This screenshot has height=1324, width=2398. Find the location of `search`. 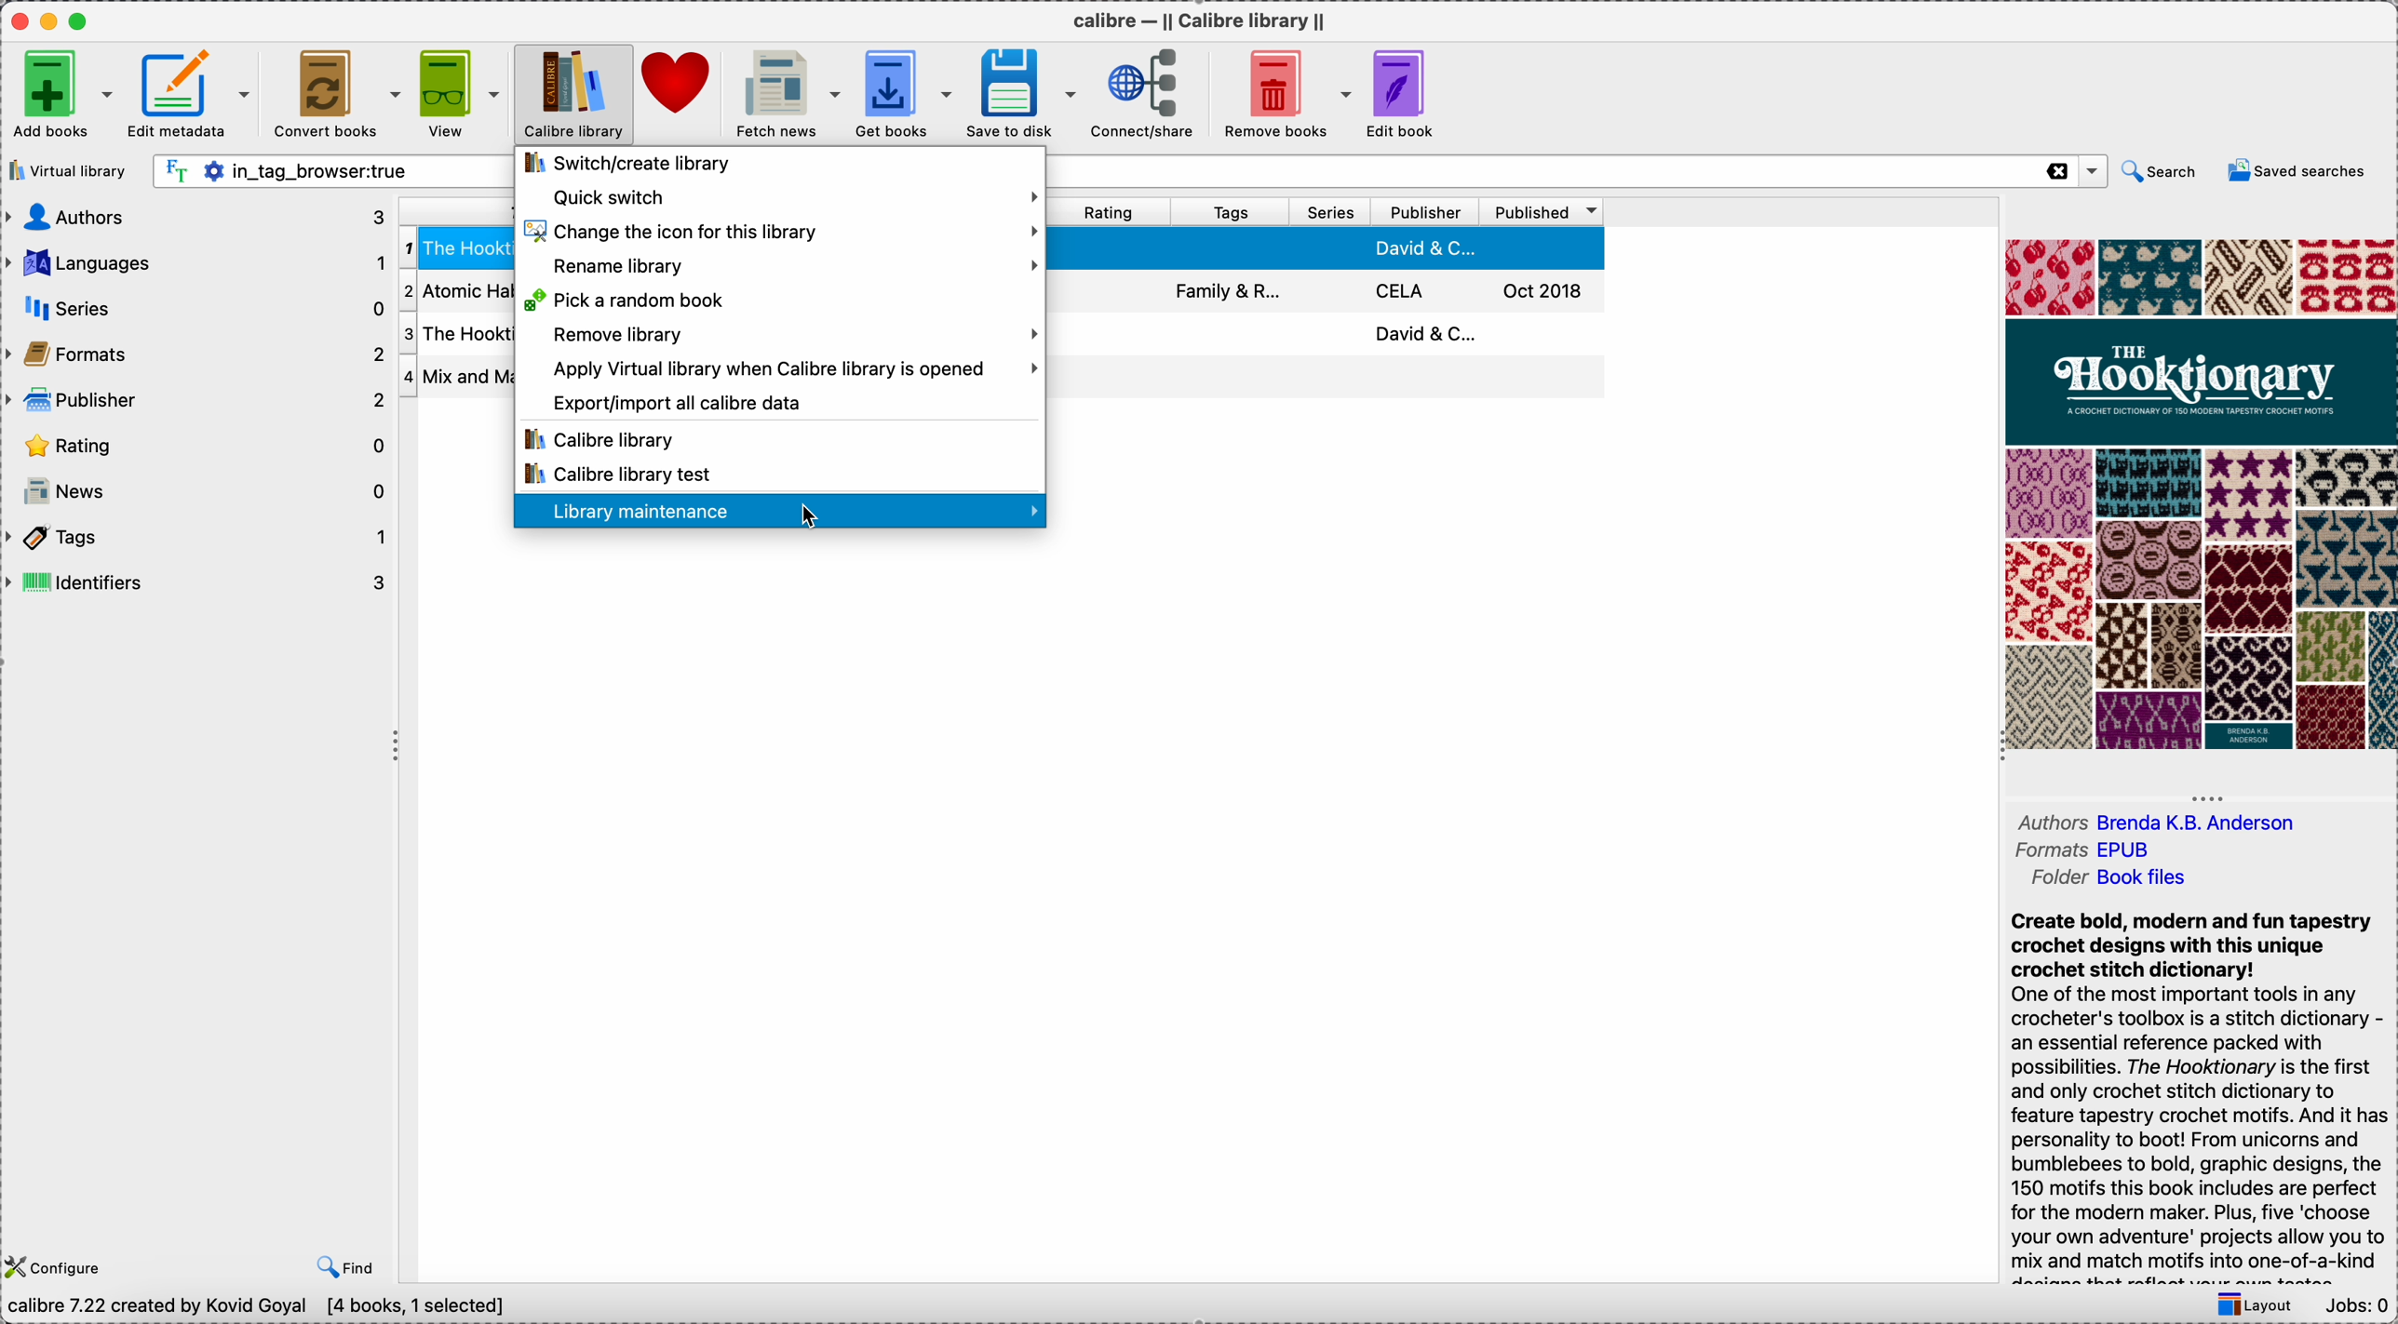

search is located at coordinates (2162, 172).